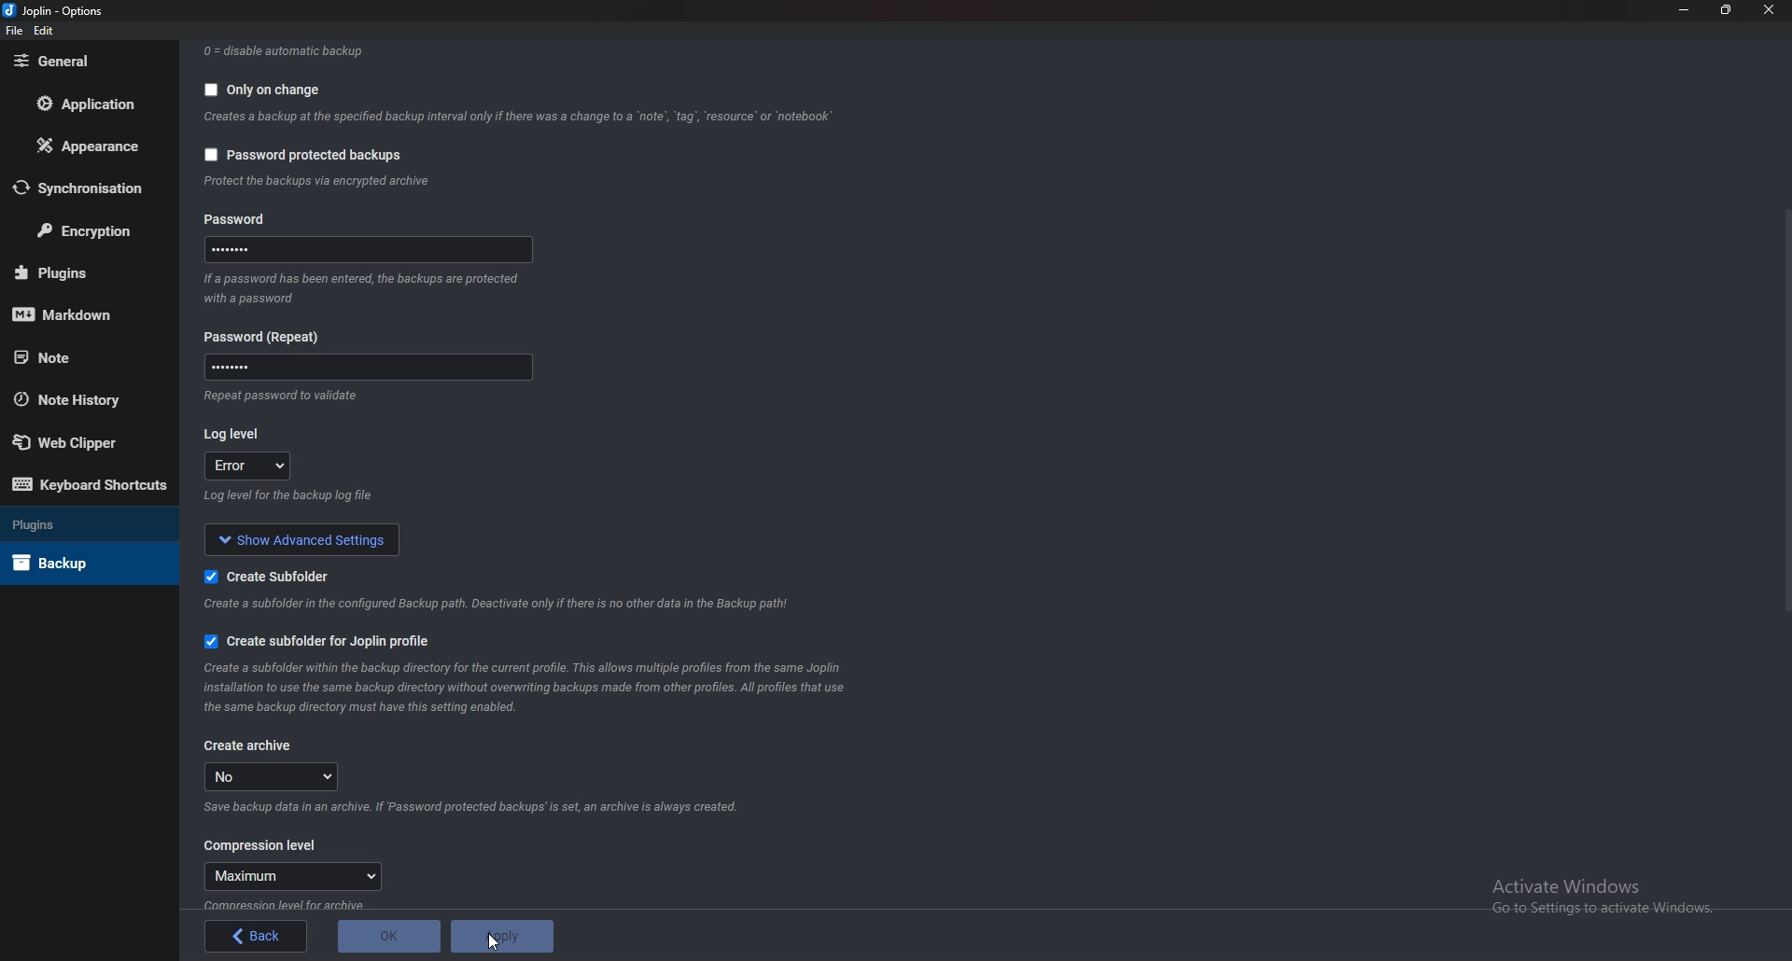 Image resolution: width=1792 pixels, height=961 pixels. What do you see at coordinates (256, 937) in the screenshot?
I see `back` at bounding box center [256, 937].